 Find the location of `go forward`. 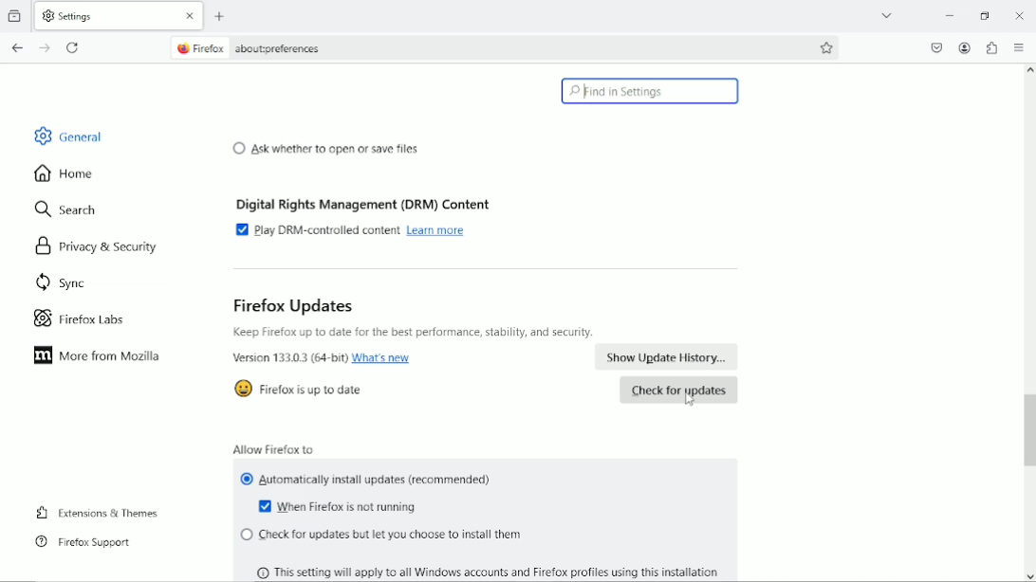

go forward is located at coordinates (45, 48).